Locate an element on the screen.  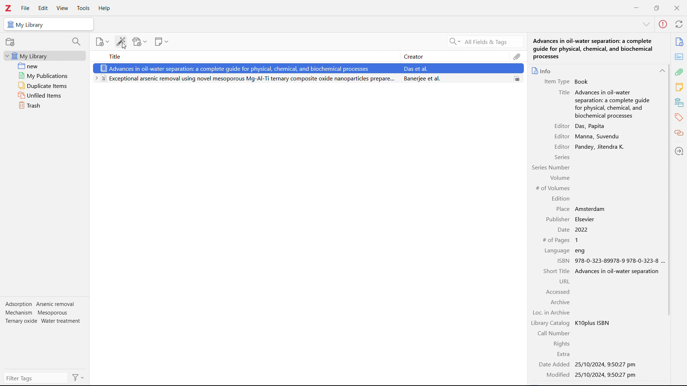
info is located at coordinates (542, 71).